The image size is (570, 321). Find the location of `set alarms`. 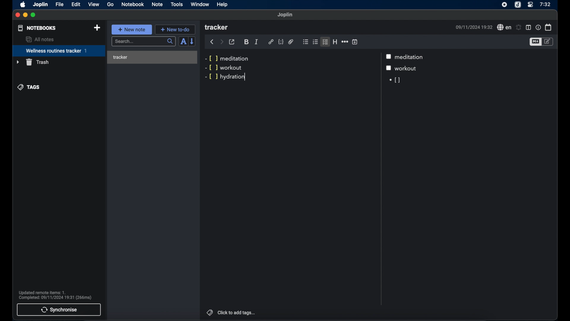

set alarms is located at coordinates (519, 27).